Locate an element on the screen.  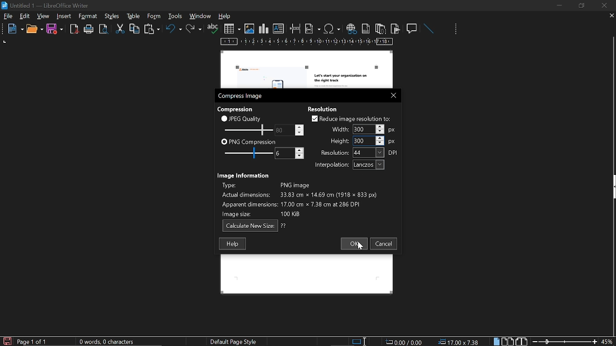
copy is located at coordinates (134, 28).